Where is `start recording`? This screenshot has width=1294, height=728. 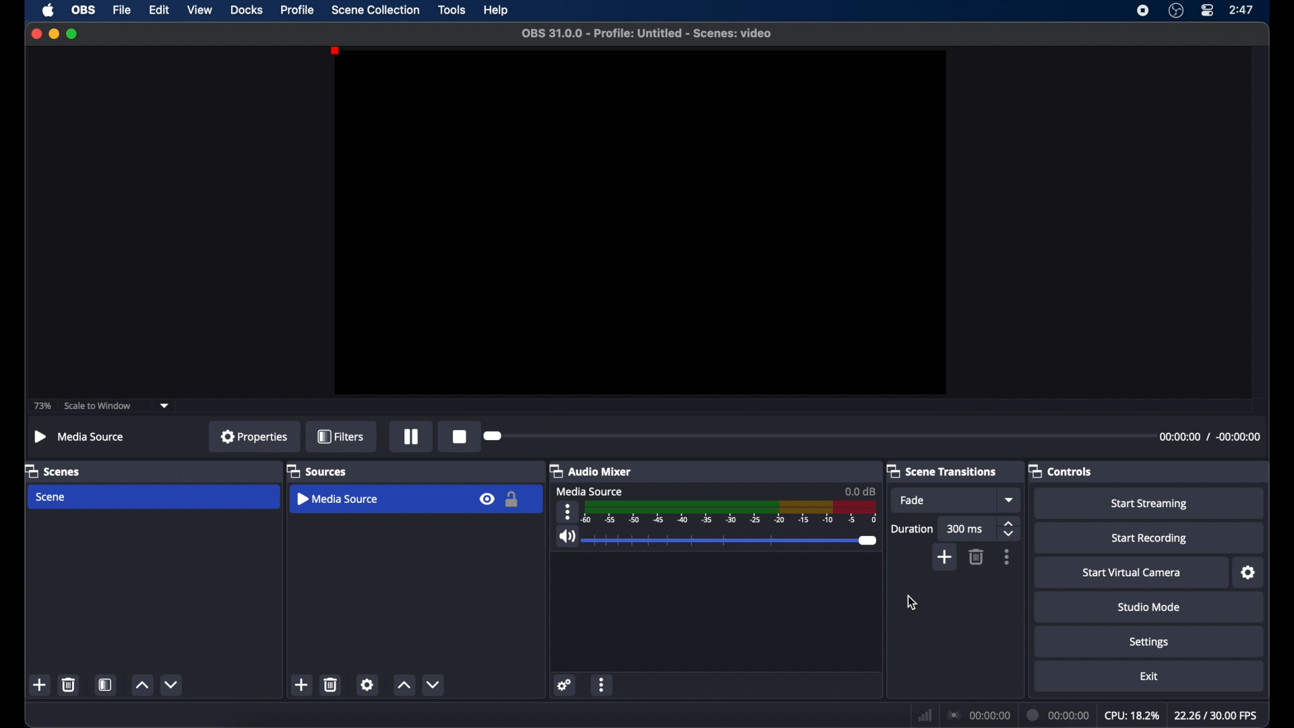
start recording is located at coordinates (1149, 539).